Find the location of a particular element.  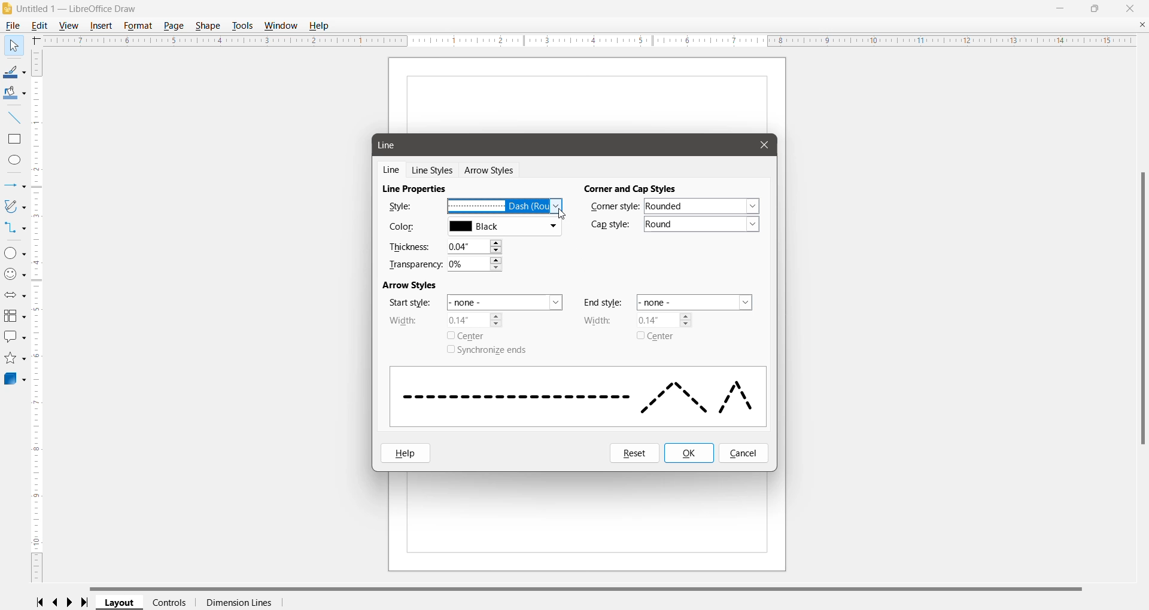

Line is located at coordinates (392, 170).